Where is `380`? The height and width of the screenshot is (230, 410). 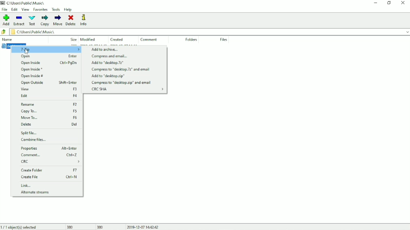 380 is located at coordinates (69, 227).